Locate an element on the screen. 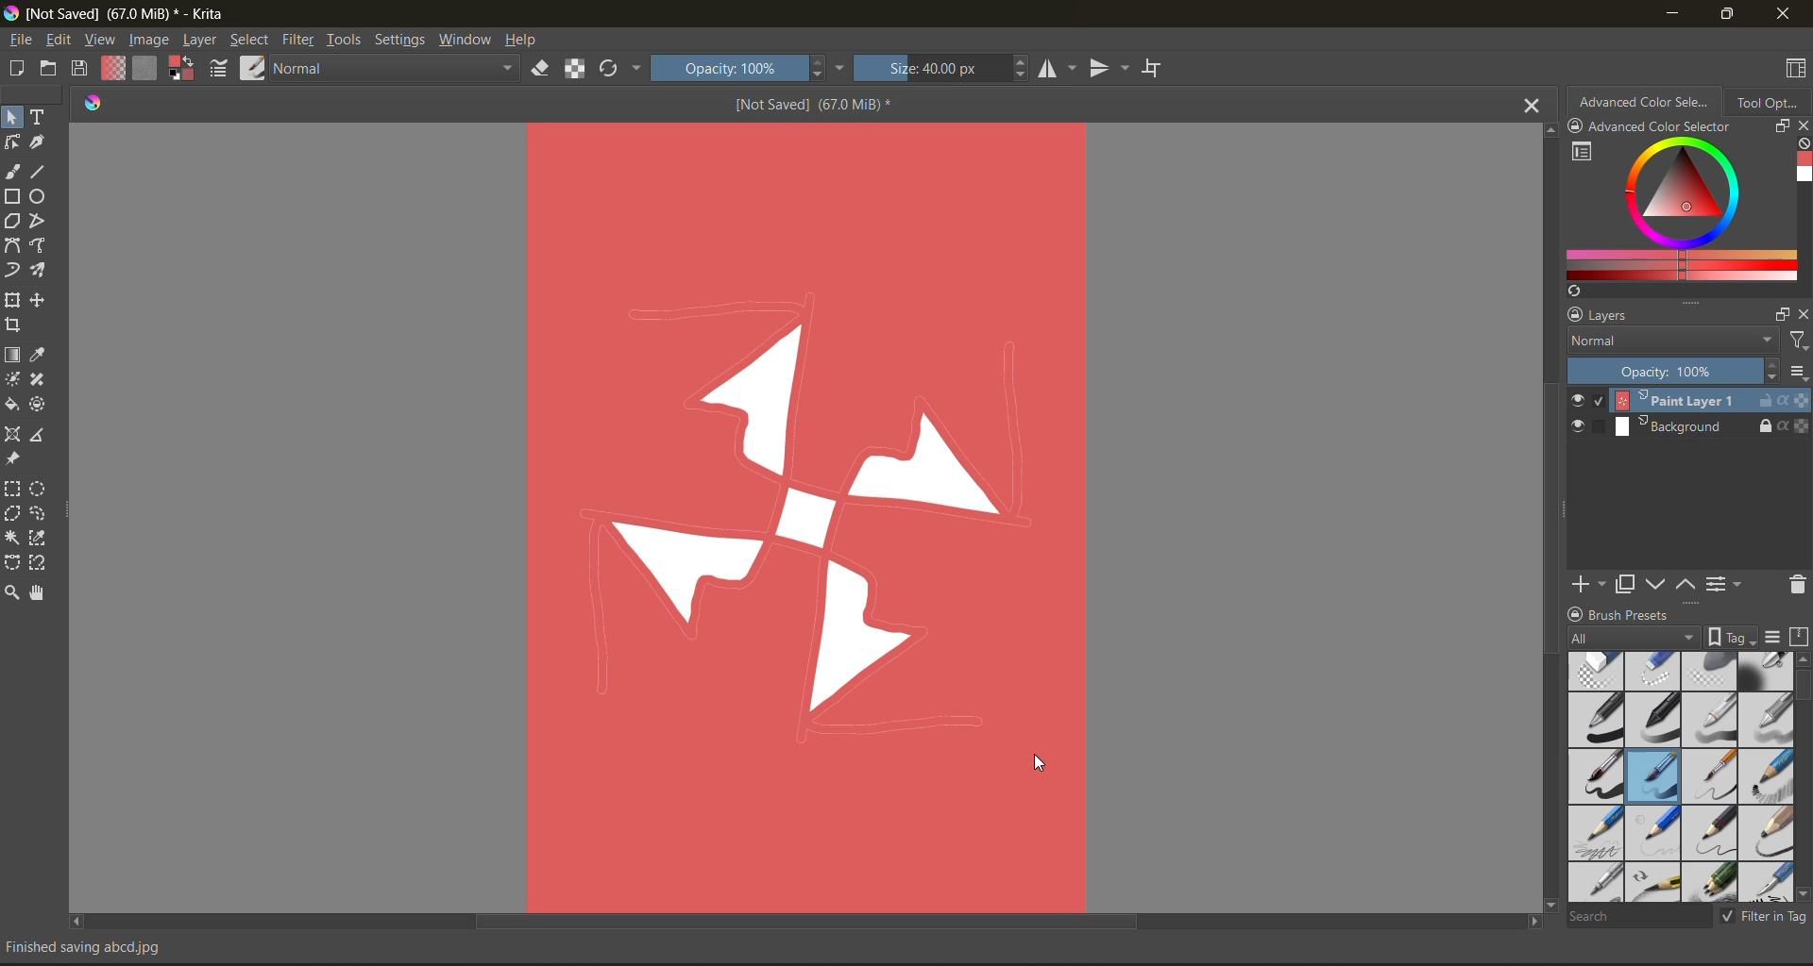  preserve alpha is located at coordinates (575, 68).